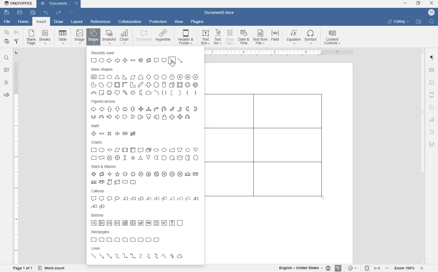 This screenshot has width=438, height=272. Describe the element at coordinates (145, 175) in the screenshot. I see `stars & ribbons` at that location.